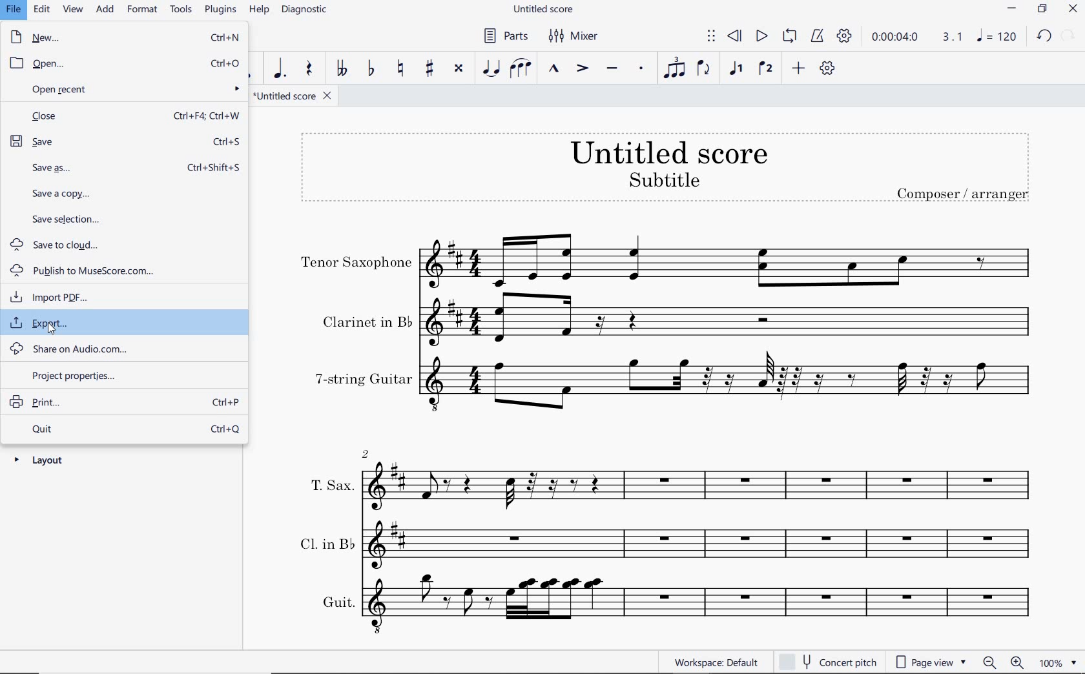 Image resolution: width=1085 pixels, height=674 pixels. I want to click on TOGGLE FLAT, so click(369, 69).